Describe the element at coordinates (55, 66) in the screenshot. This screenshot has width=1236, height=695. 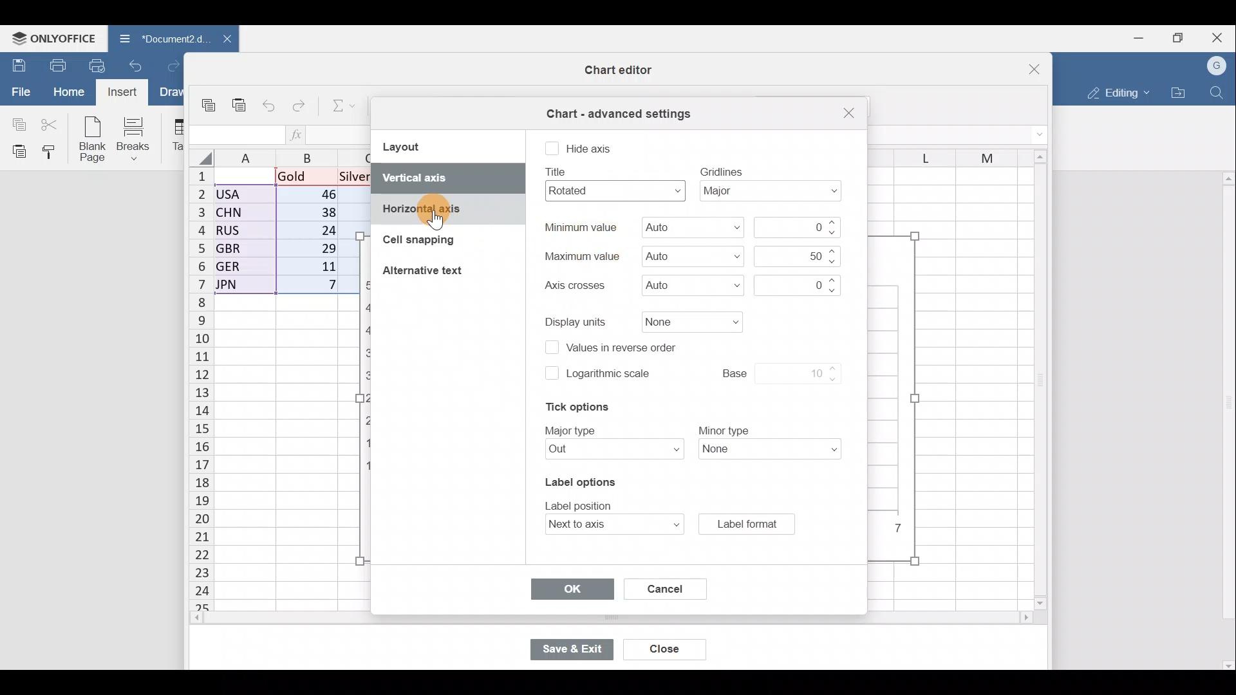
I see `Print file` at that location.